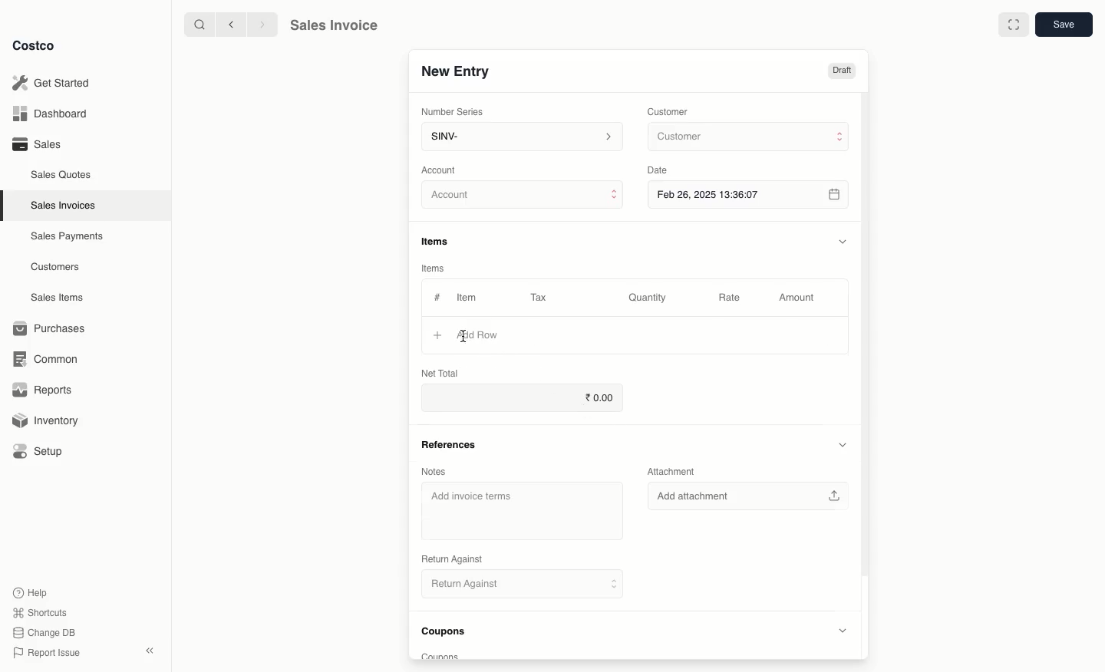 The image size is (1105, 672). Describe the element at coordinates (434, 268) in the screenshot. I see `Items` at that location.